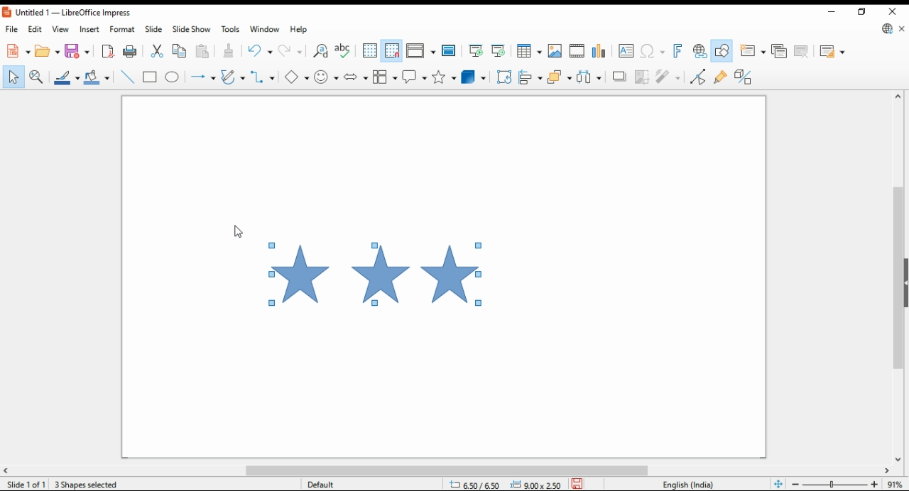  What do you see at coordinates (80, 483) in the screenshot?
I see `Mark Objects` at bounding box center [80, 483].